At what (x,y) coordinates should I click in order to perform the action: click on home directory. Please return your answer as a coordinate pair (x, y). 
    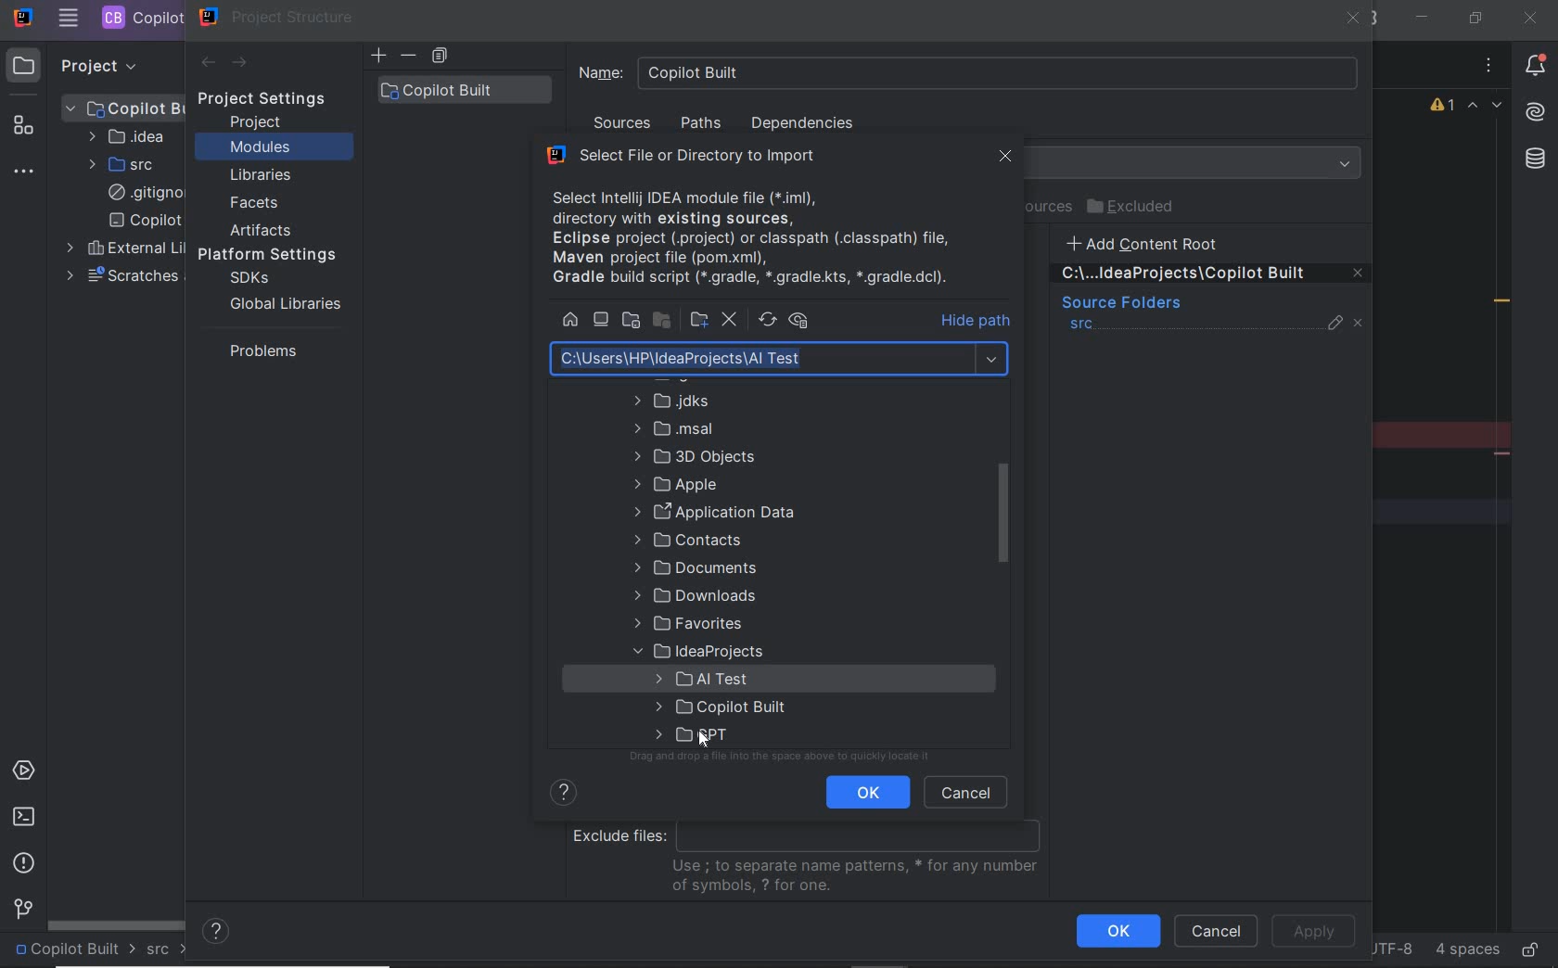
    Looking at the image, I should click on (570, 320).